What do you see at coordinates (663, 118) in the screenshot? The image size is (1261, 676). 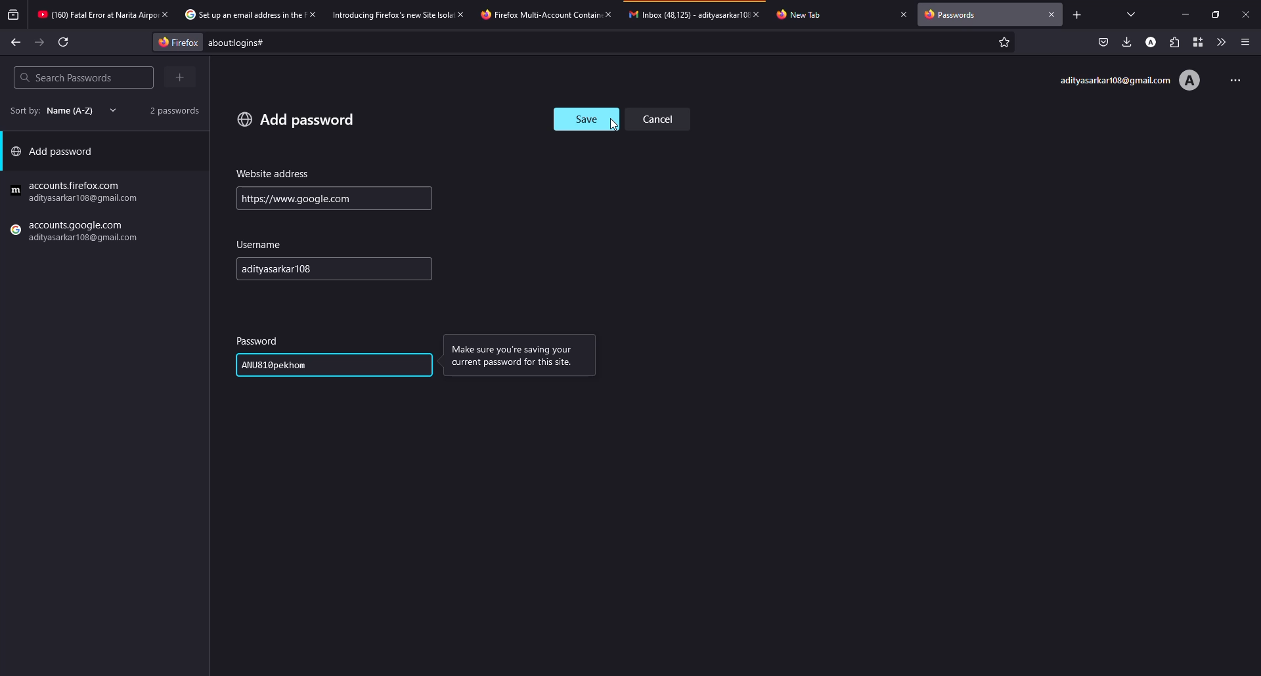 I see `cancel` at bounding box center [663, 118].